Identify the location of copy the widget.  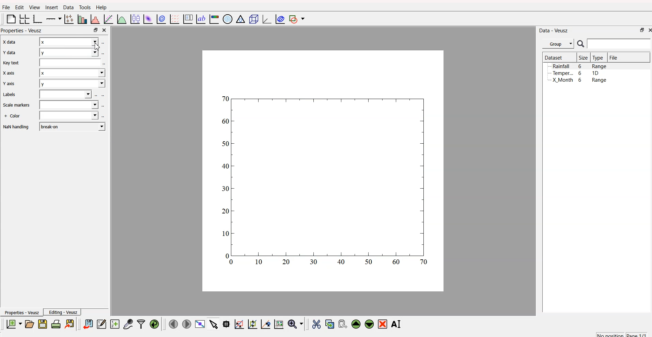
(329, 323).